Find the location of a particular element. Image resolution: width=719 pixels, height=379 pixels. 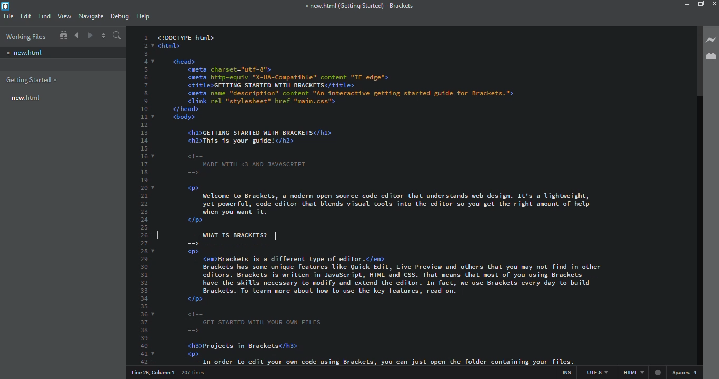

ins is located at coordinates (563, 371).